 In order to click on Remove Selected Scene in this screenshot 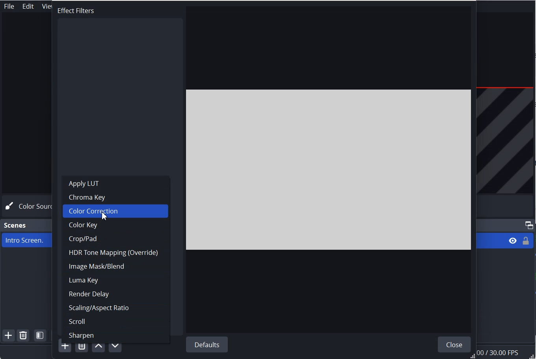, I will do `click(24, 335)`.